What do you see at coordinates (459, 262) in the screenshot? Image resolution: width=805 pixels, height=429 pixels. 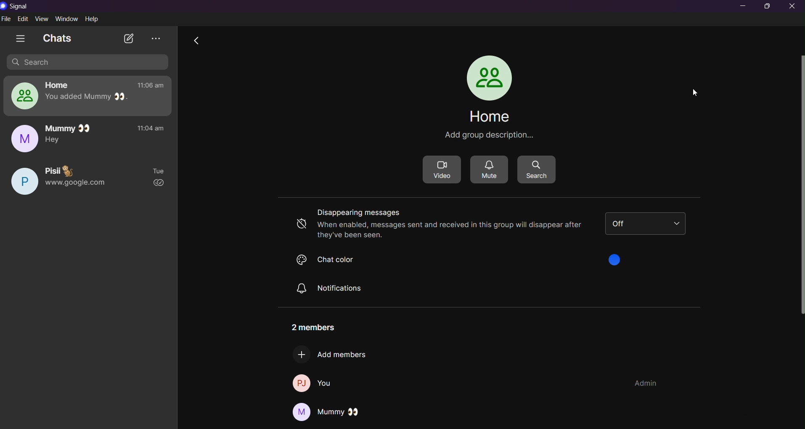 I see `chat color` at bounding box center [459, 262].